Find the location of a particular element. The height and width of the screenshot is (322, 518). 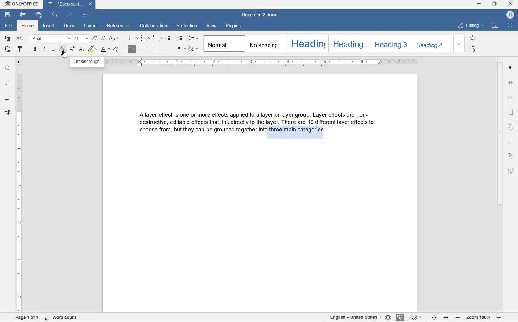

image is located at coordinates (511, 98).